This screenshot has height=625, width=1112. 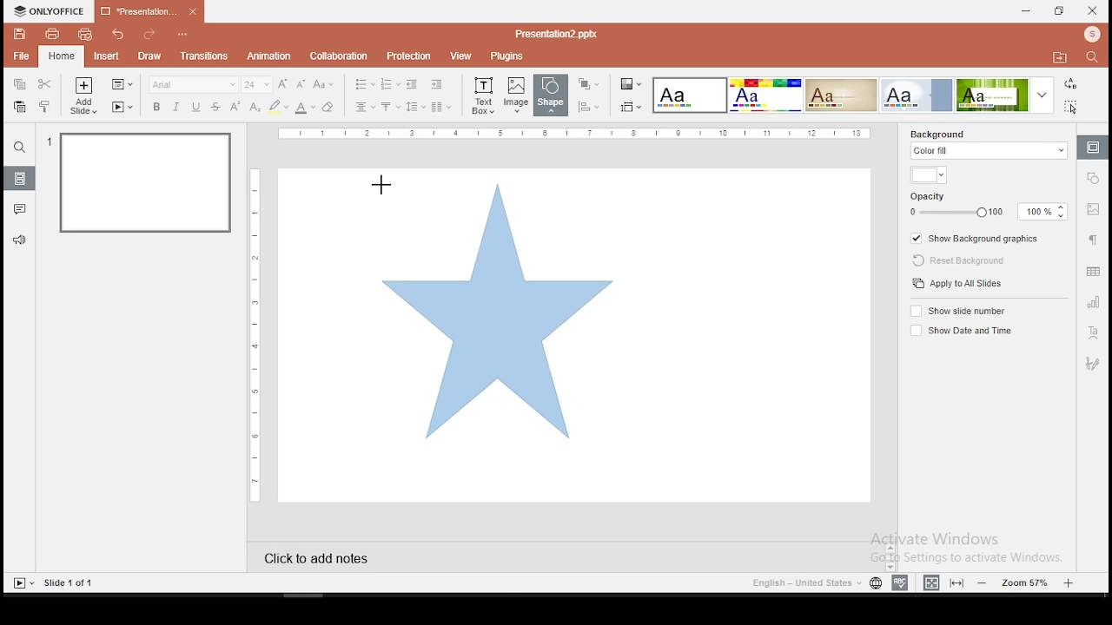 I want to click on mouse pointer, so click(x=382, y=184).